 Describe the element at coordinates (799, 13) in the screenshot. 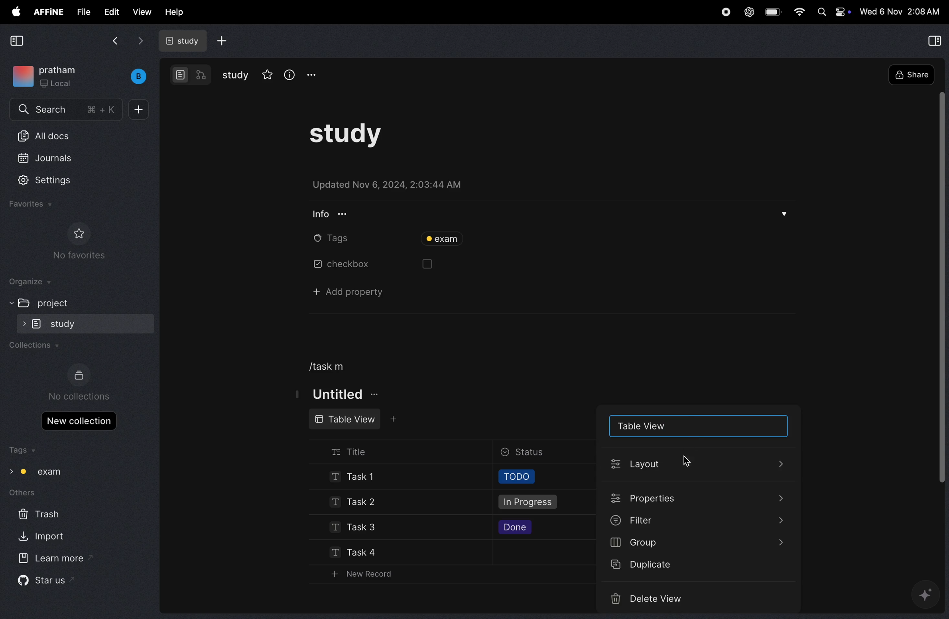

I see `wifi` at that location.